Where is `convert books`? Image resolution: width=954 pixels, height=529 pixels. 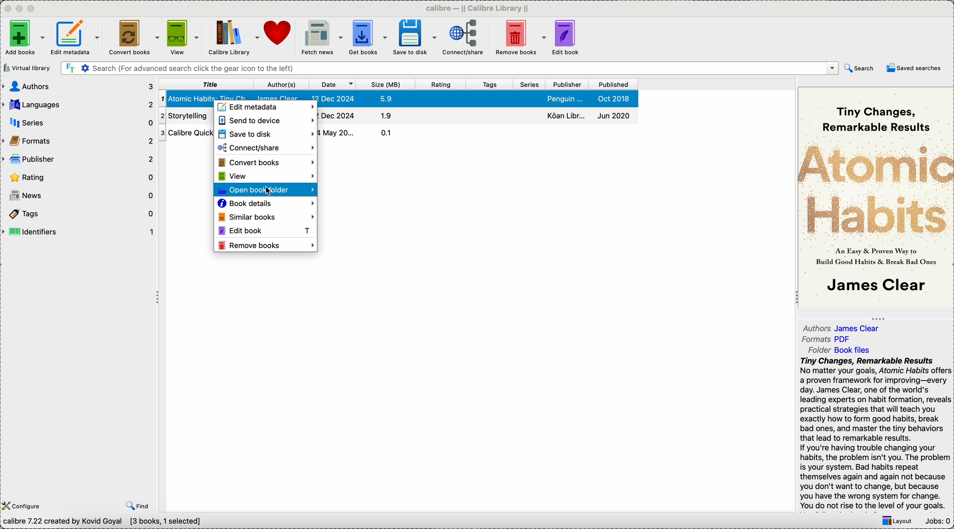
convert books is located at coordinates (266, 162).